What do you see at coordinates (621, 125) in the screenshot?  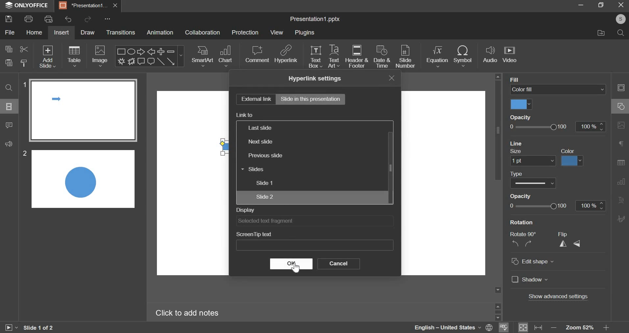 I see `Image settings` at bounding box center [621, 125].